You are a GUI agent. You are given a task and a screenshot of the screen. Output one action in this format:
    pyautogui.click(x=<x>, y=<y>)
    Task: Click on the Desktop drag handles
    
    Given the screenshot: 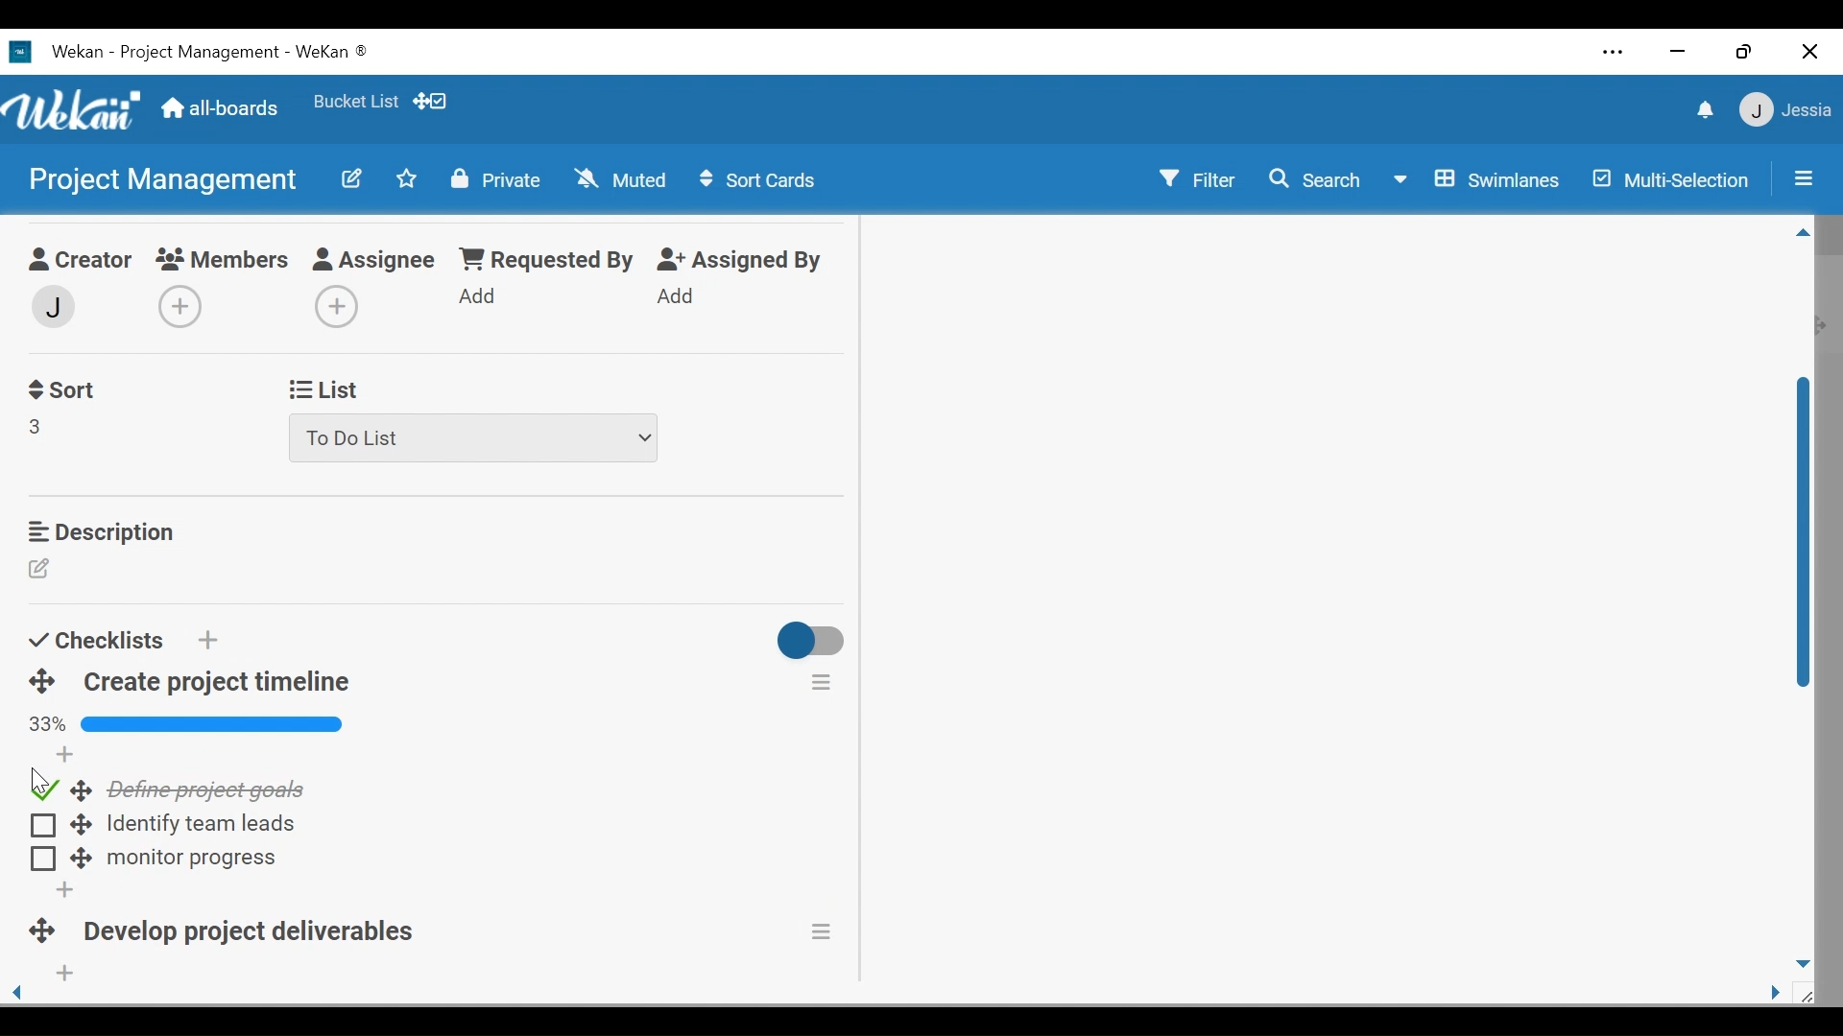 What is the action you would take?
    pyautogui.click(x=42, y=682)
    